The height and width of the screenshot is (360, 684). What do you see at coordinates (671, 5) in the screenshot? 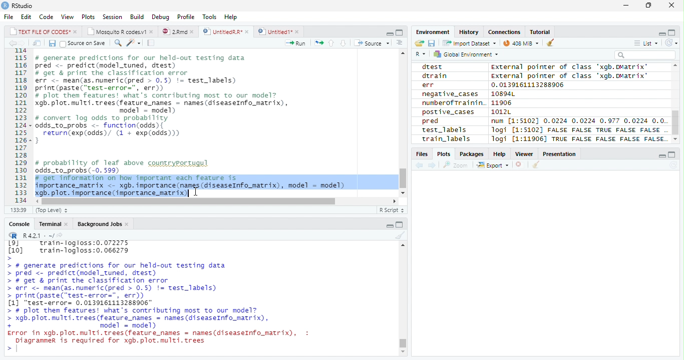
I see `Close` at bounding box center [671, 5].